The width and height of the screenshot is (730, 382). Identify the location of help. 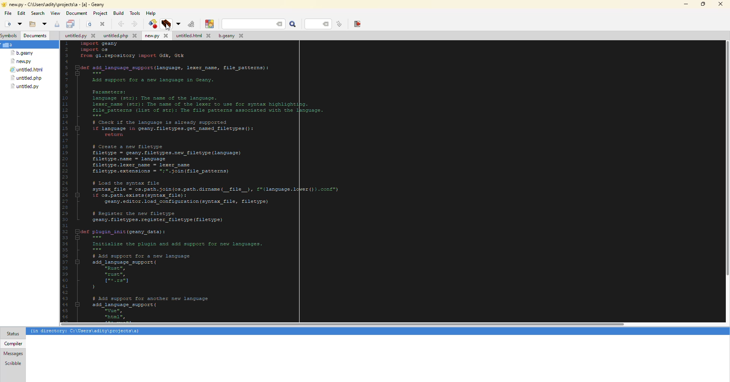
(151, 13).